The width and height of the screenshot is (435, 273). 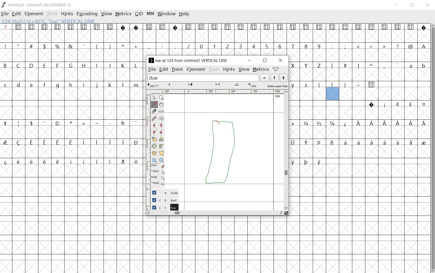 What do you see at coordinates (154, 125) in the screenshot?
I see `add a curve point` at bounding box center [154, 125].